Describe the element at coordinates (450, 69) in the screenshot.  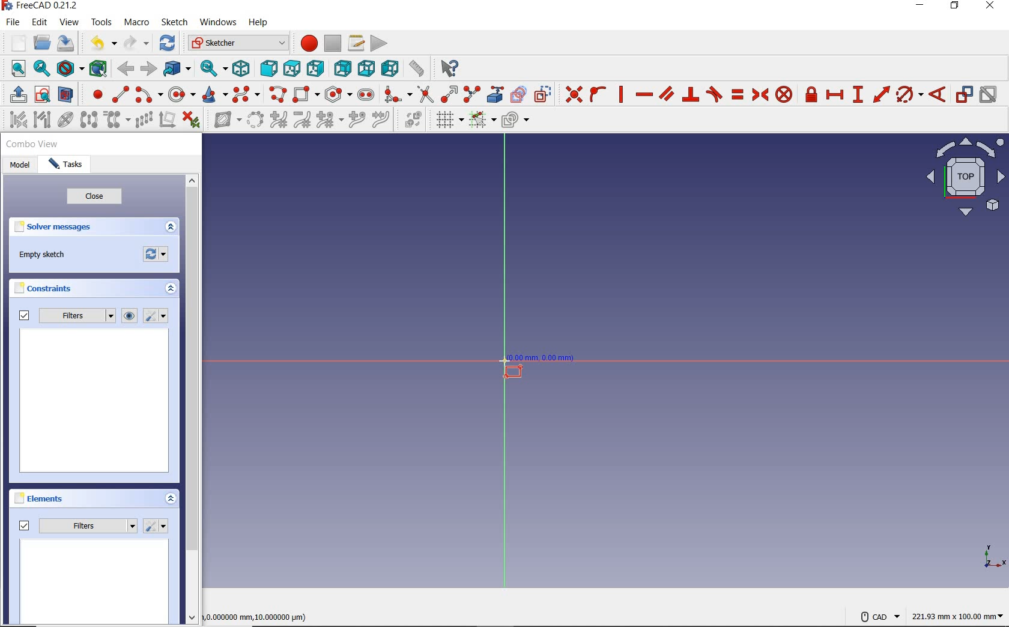
I see `what's this?` at that location.